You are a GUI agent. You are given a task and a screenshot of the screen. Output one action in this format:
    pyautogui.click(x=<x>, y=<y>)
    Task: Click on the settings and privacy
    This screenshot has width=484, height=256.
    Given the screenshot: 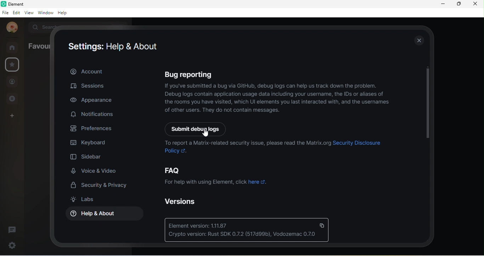 What is the action you would take?
    pyautogui.click(x=101, y=186)
    